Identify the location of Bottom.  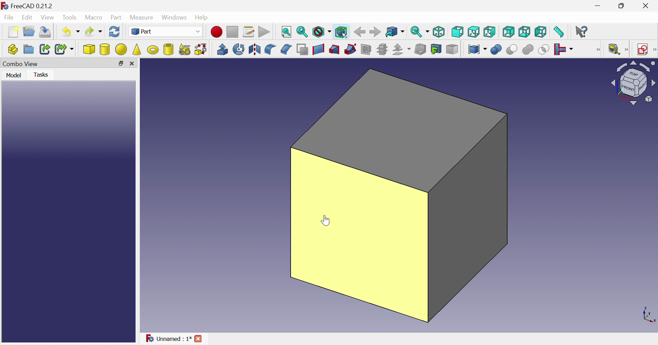
(524, 32).